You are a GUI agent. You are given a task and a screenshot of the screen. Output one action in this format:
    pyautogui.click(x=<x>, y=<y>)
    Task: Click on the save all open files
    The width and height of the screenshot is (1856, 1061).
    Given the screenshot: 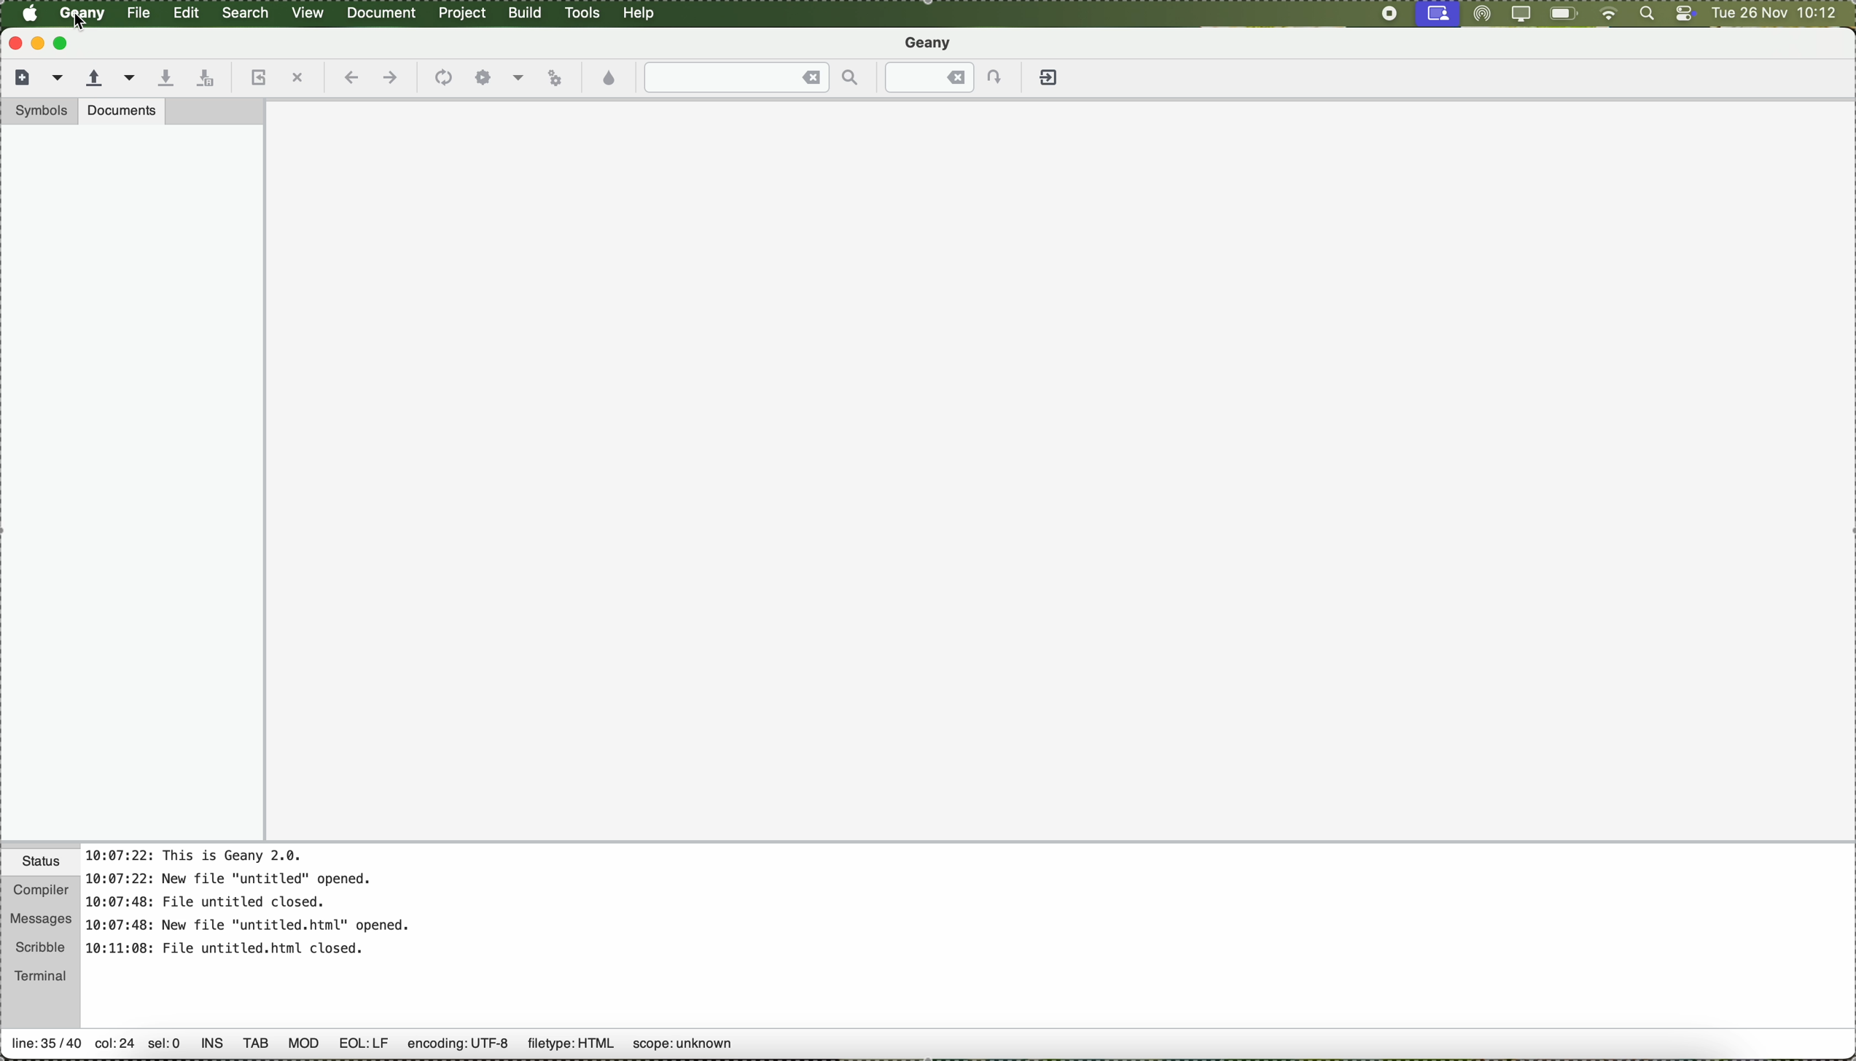 What is the action you would take?
    pyautogui.click(x=206, y=79)
    